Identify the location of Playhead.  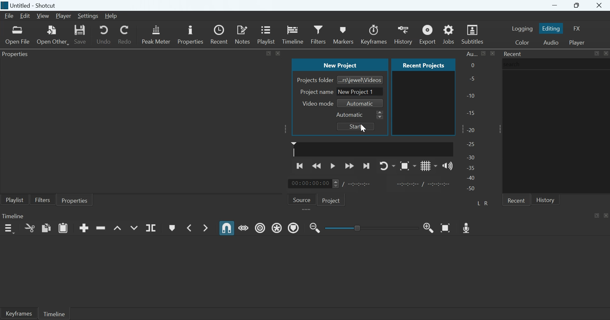
(294, 149).